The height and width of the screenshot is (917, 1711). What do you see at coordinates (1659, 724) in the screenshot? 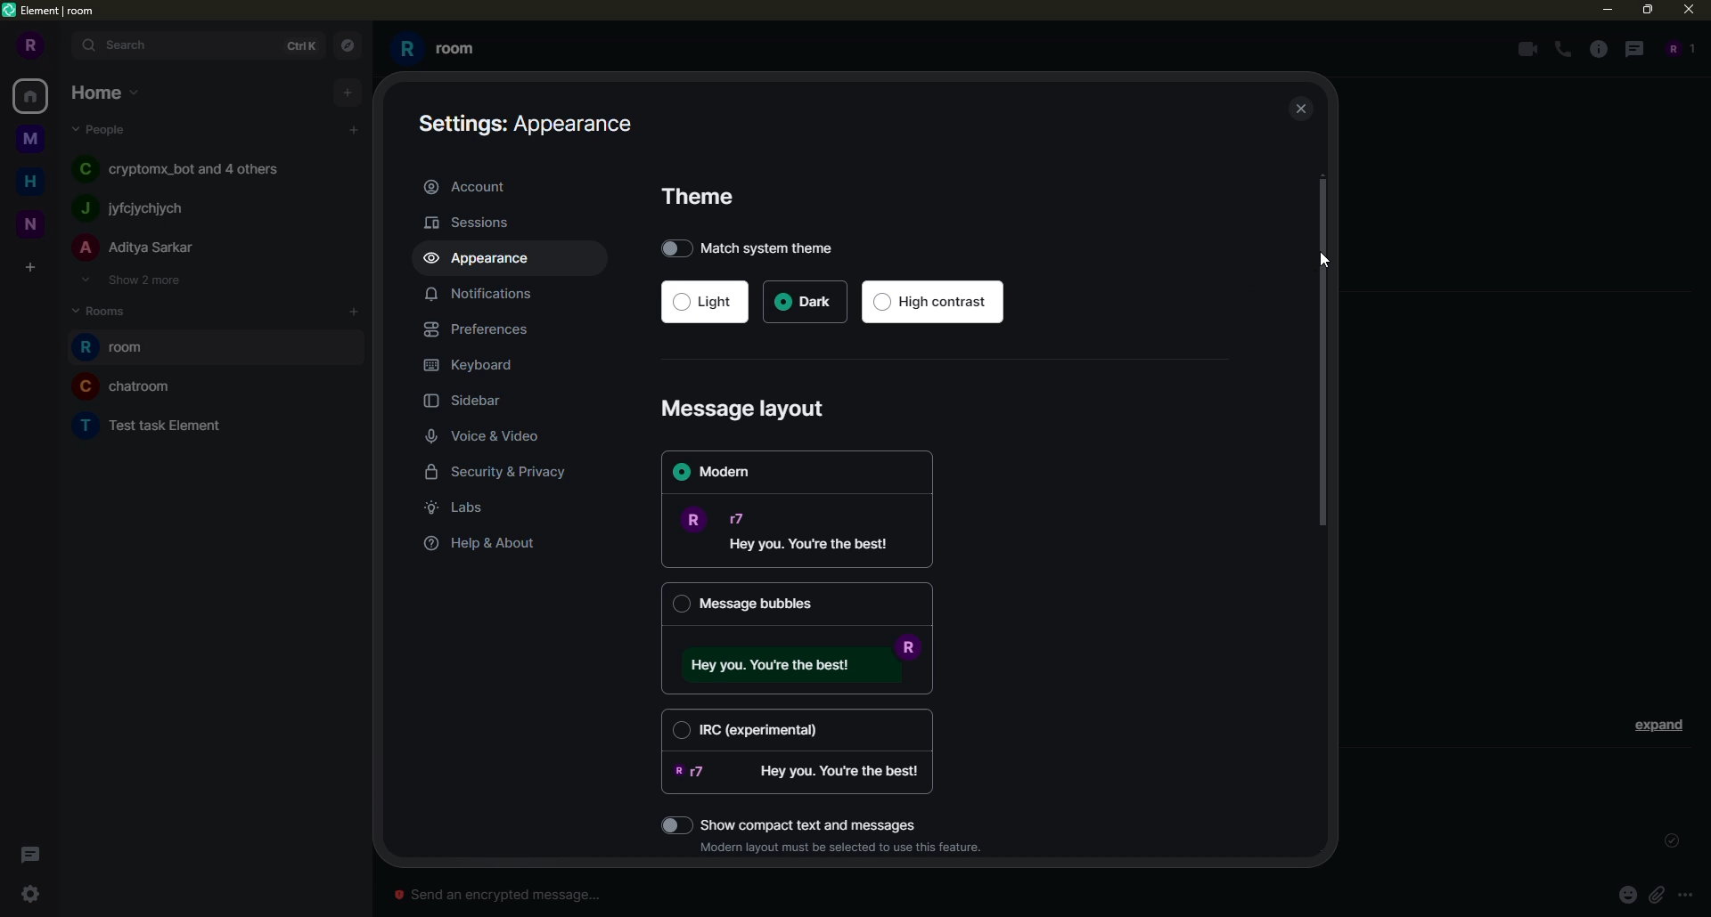
I see `expand` at bounding box center [1659, 724].